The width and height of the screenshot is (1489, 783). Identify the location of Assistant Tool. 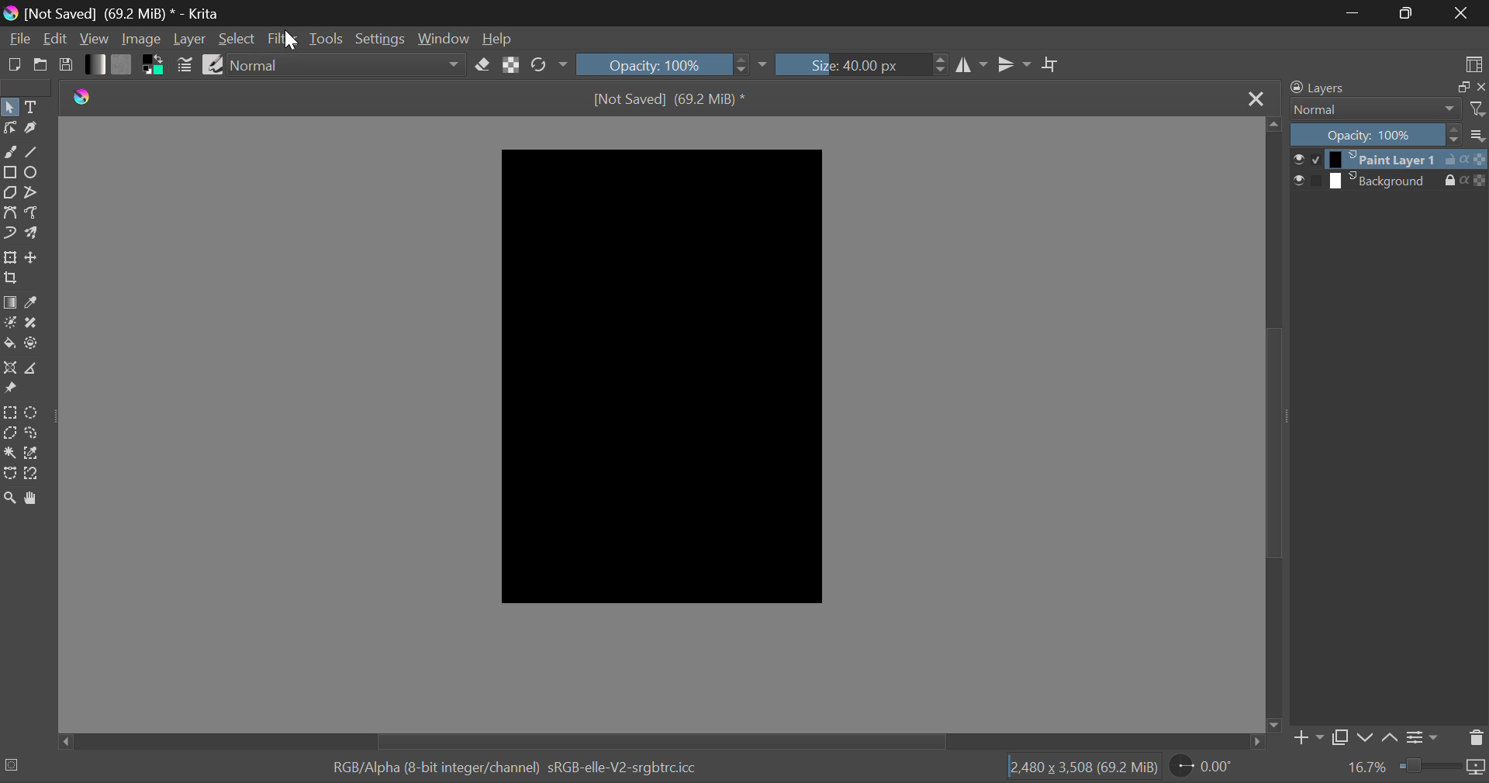
(9, 367).